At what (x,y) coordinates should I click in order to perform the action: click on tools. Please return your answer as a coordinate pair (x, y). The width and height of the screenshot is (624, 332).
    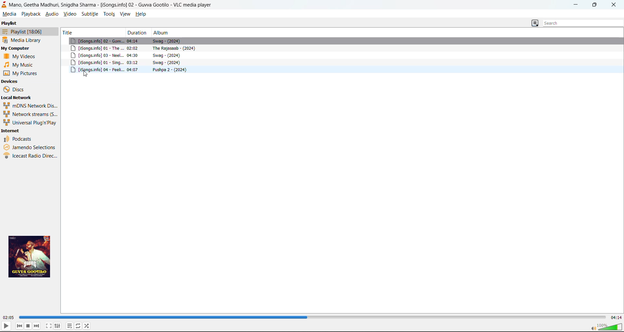
    Looking at the image, I should click on (109, 14).